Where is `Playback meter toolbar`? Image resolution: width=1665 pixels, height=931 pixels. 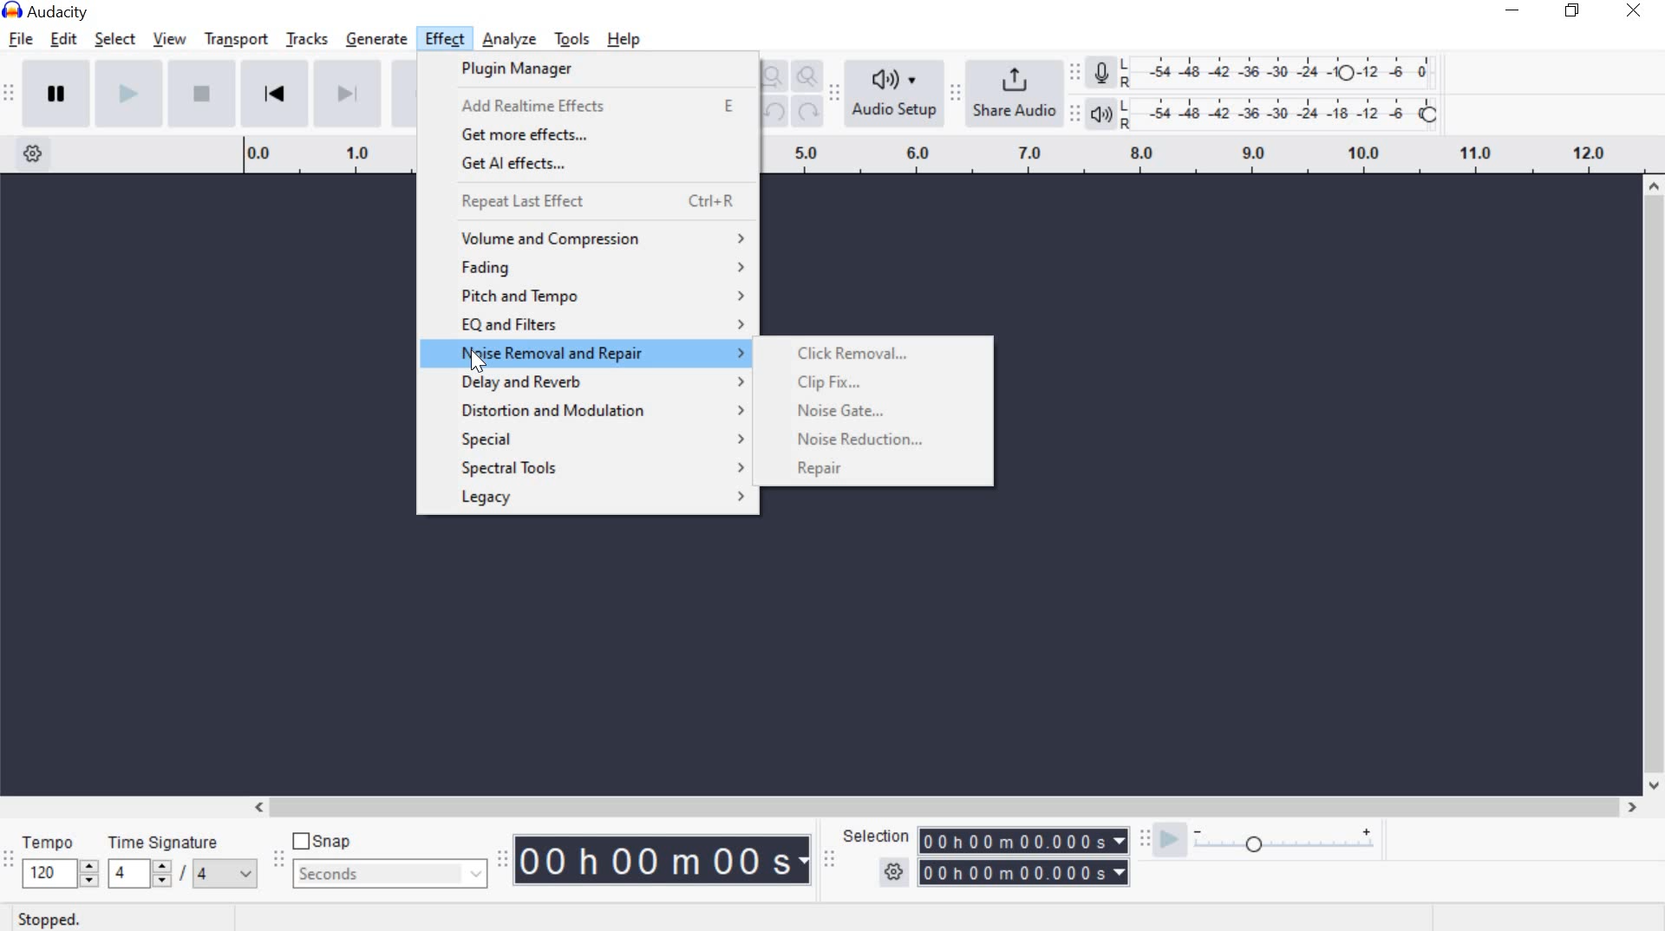
Playback meter toolbar is located at coordinates (1072, 112).